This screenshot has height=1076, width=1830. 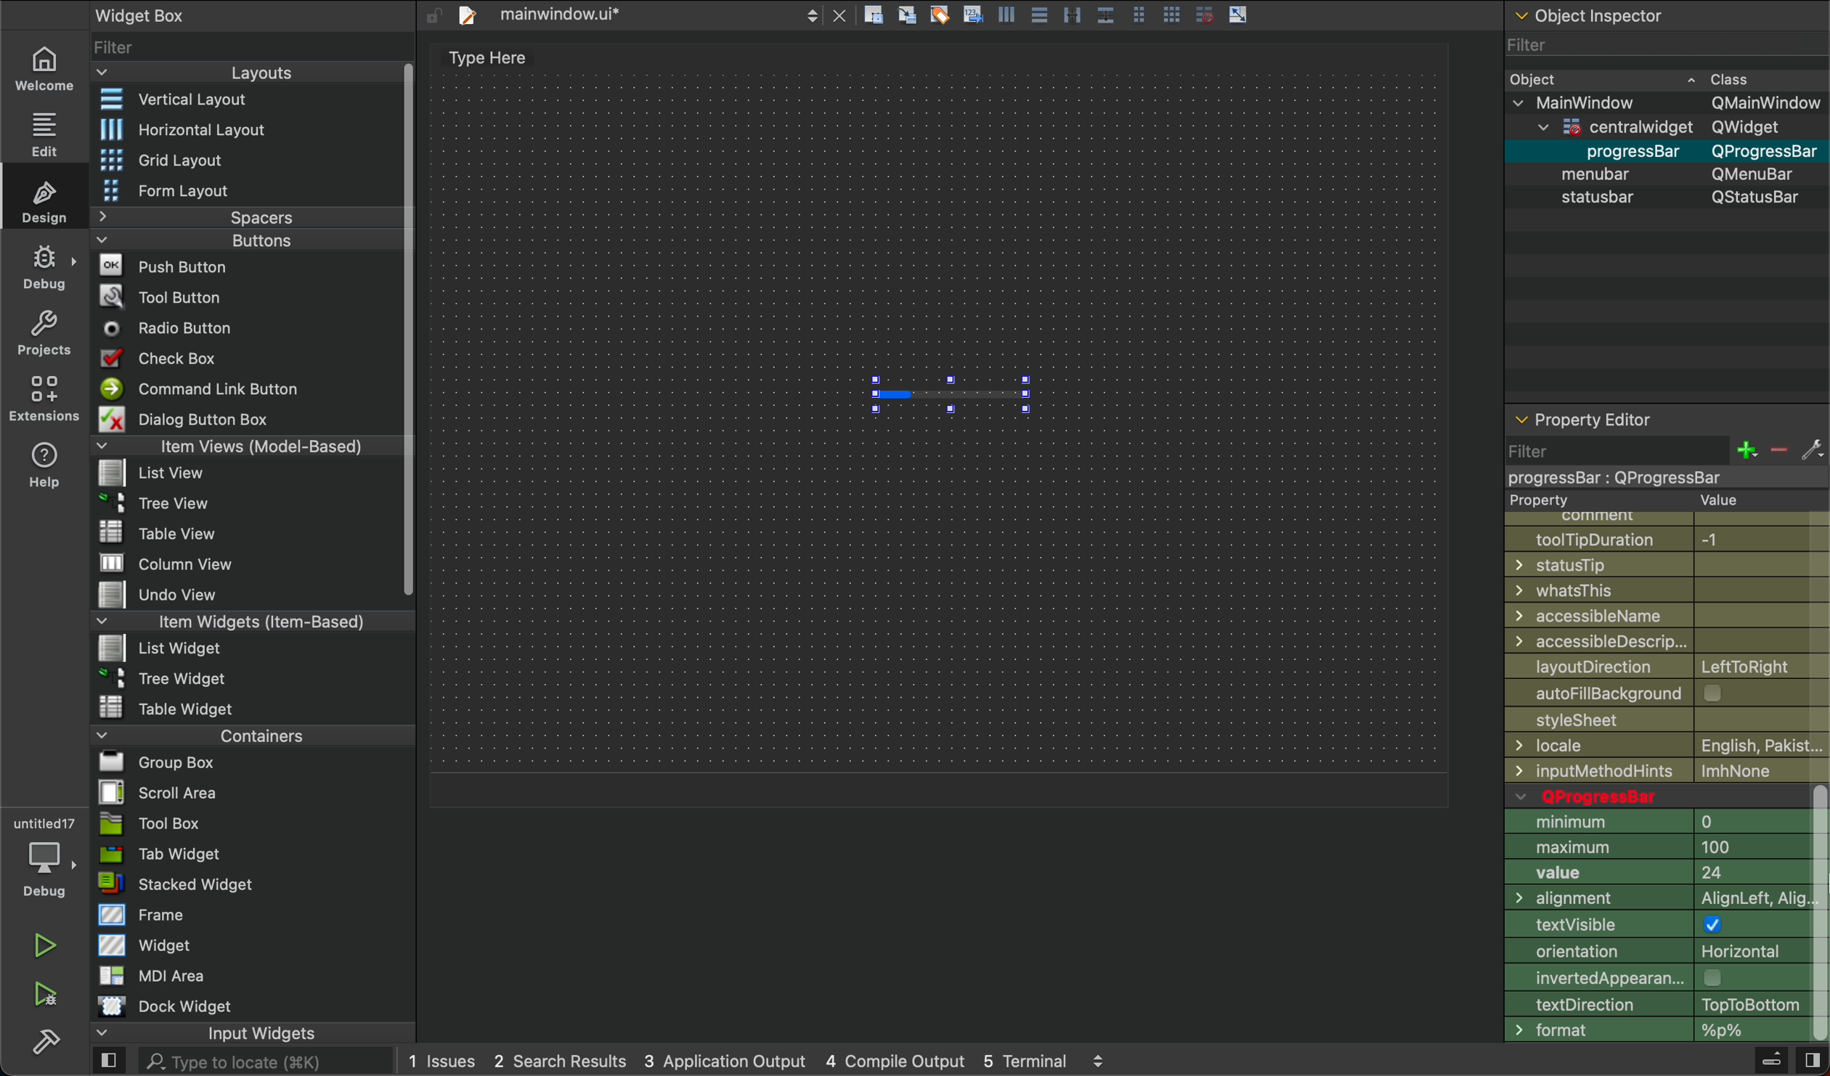 What do you see at coordinates (165, 532) in the screenshot?
I see `File` at bounding box center [165, 532].